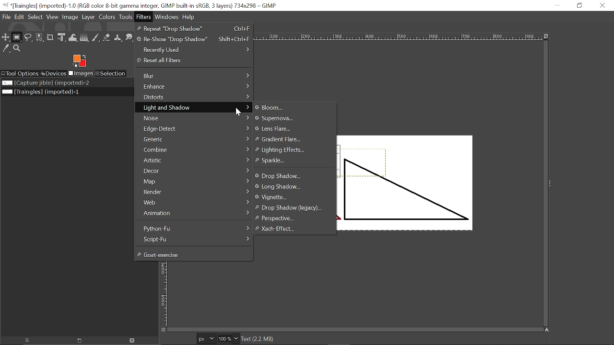 The image size is (614, 345). I want to click on Current zoom, so click(224, 338).